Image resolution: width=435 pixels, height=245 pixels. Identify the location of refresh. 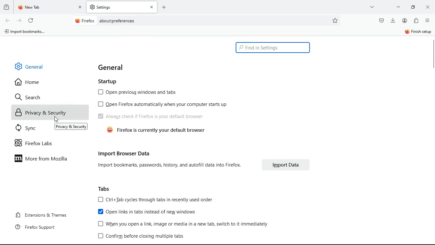
(31, 19).